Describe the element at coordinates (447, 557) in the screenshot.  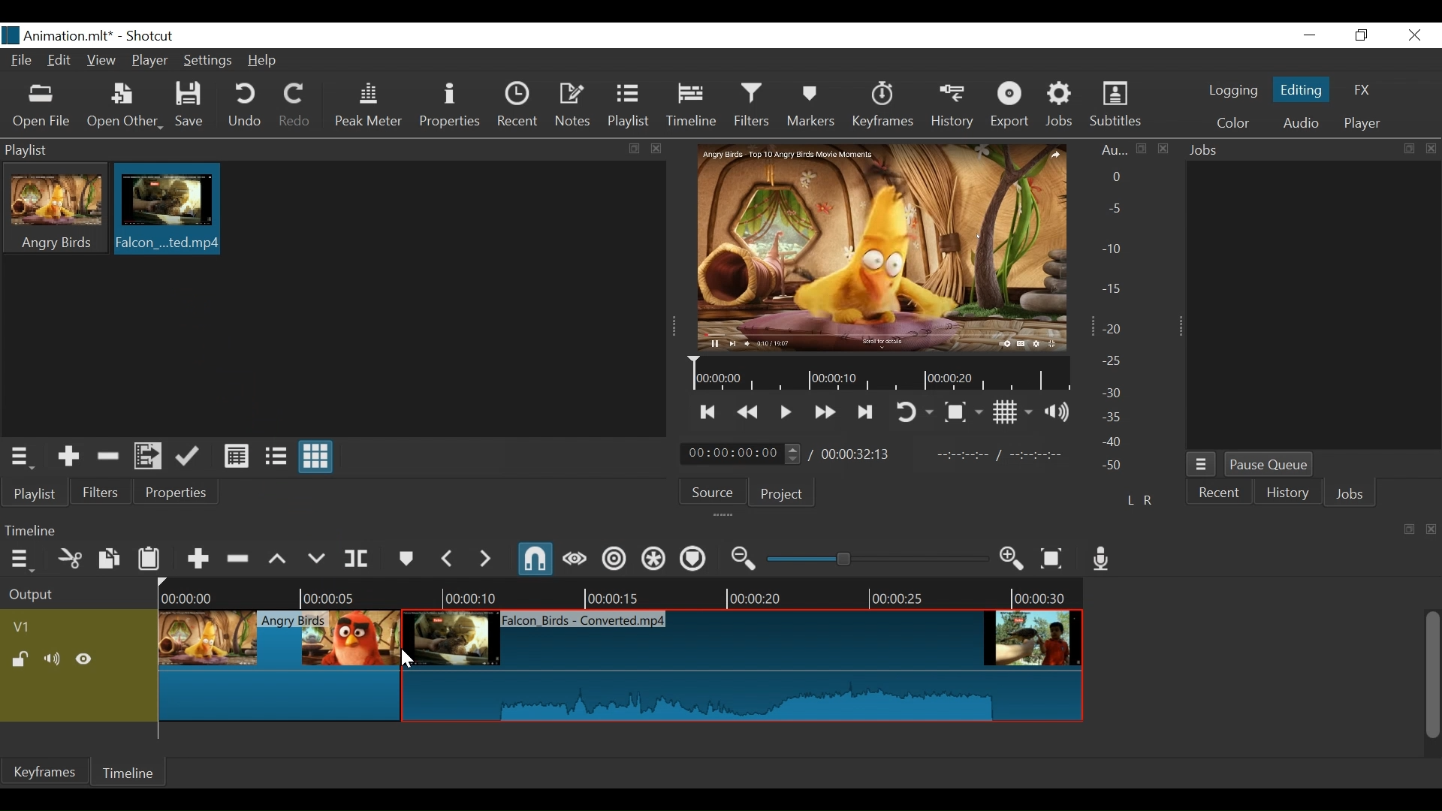
I see `Previous Marker` at that location.